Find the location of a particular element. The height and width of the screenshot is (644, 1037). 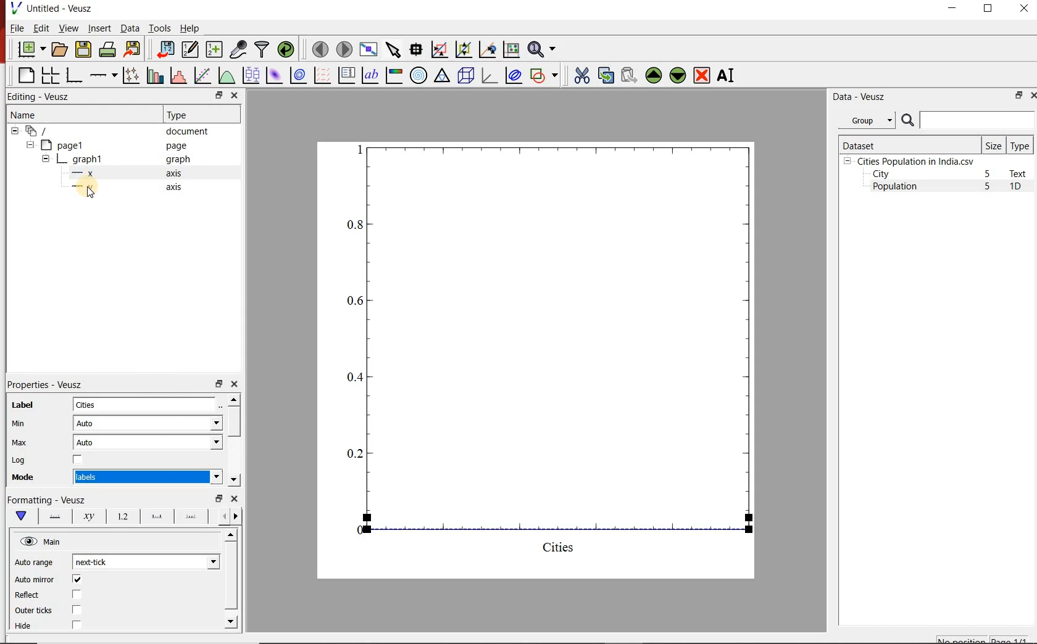

Help is located at coordinates (191, 28).